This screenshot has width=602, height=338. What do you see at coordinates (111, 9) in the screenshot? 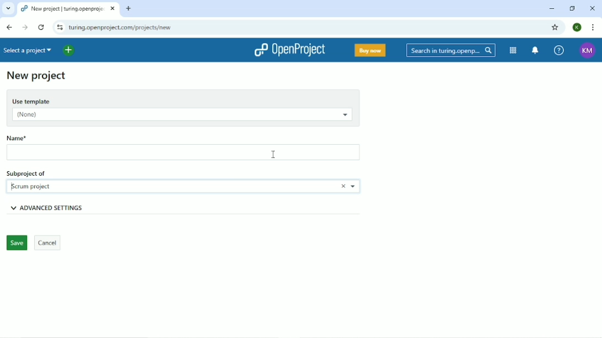
I see `close` at bounding box center [111, 9].